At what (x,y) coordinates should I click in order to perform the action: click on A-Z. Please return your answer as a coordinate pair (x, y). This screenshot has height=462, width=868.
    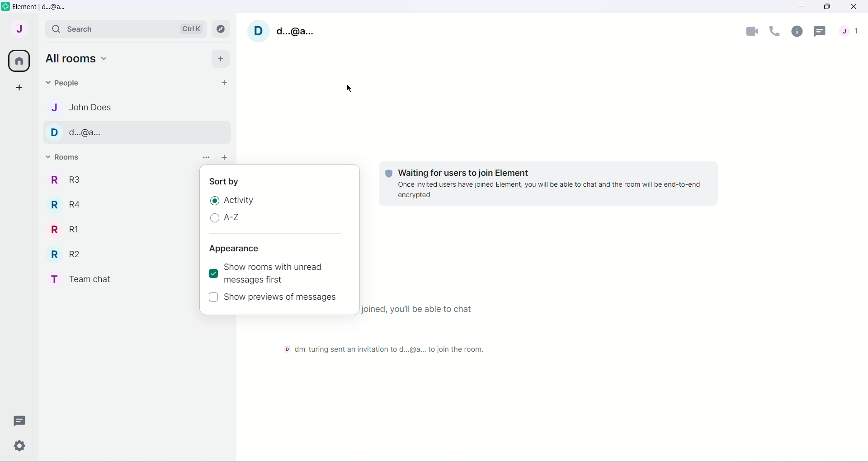
    Looking at the image, I should click on (231, 217).